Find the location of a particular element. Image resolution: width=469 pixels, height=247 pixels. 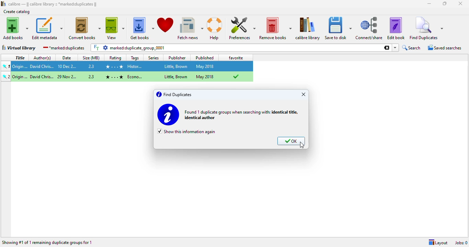

convert books is located at coordinates (84, 28).